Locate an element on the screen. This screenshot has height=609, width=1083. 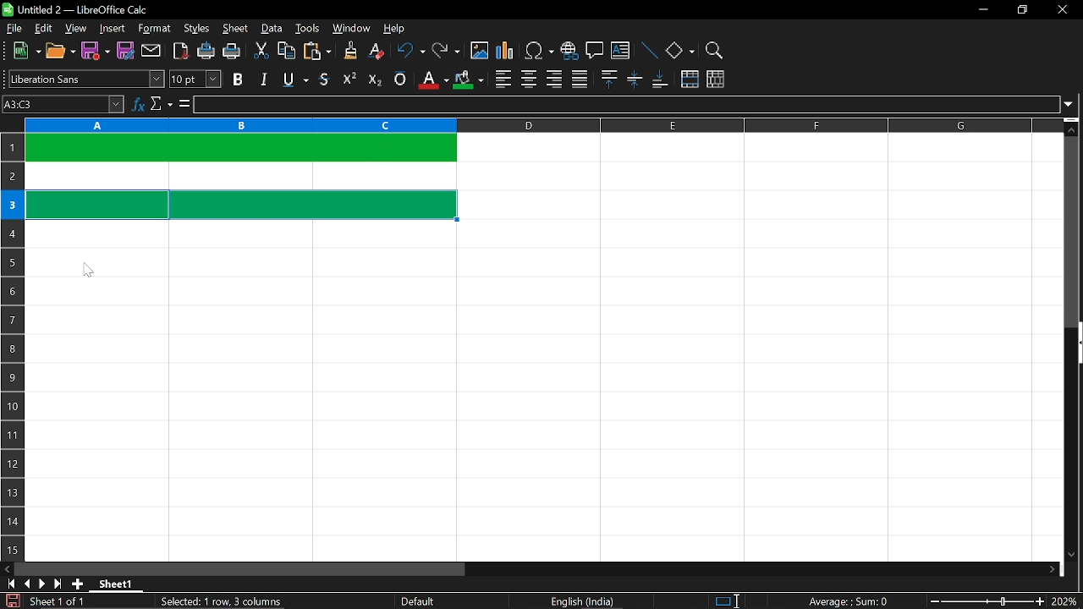
cell color is located at coordinates (468, 80).